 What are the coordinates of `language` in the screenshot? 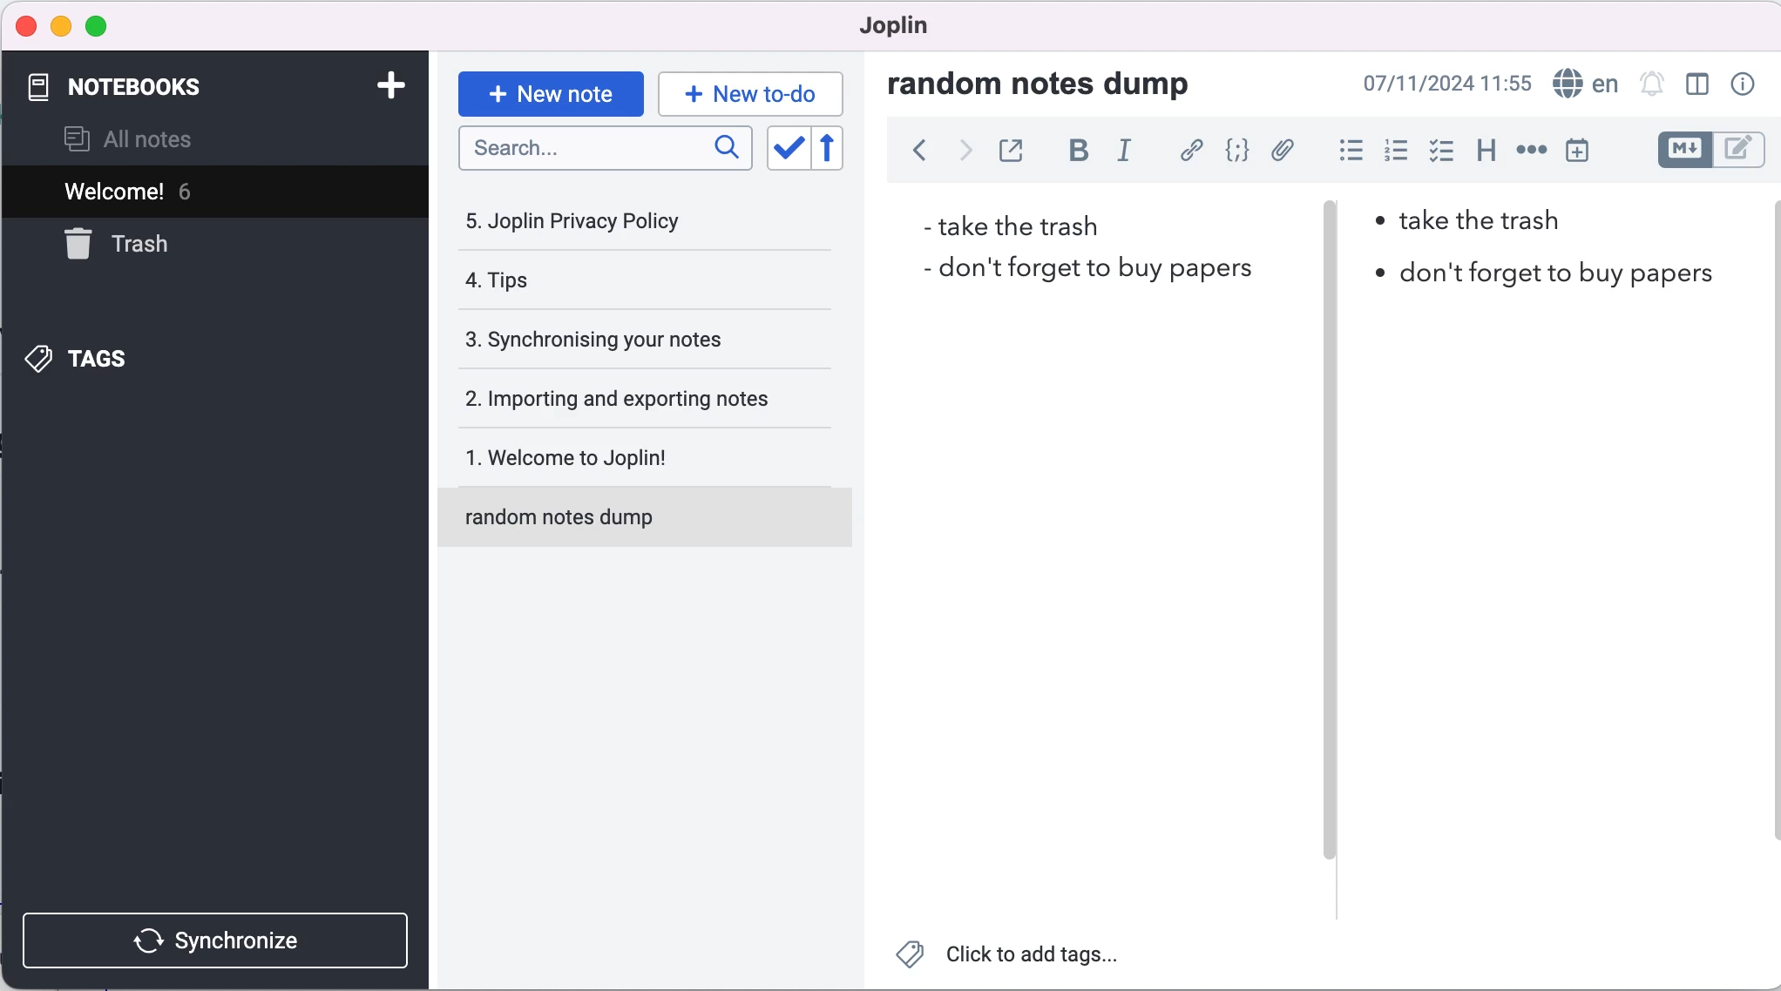 It's located at (1585, 82).